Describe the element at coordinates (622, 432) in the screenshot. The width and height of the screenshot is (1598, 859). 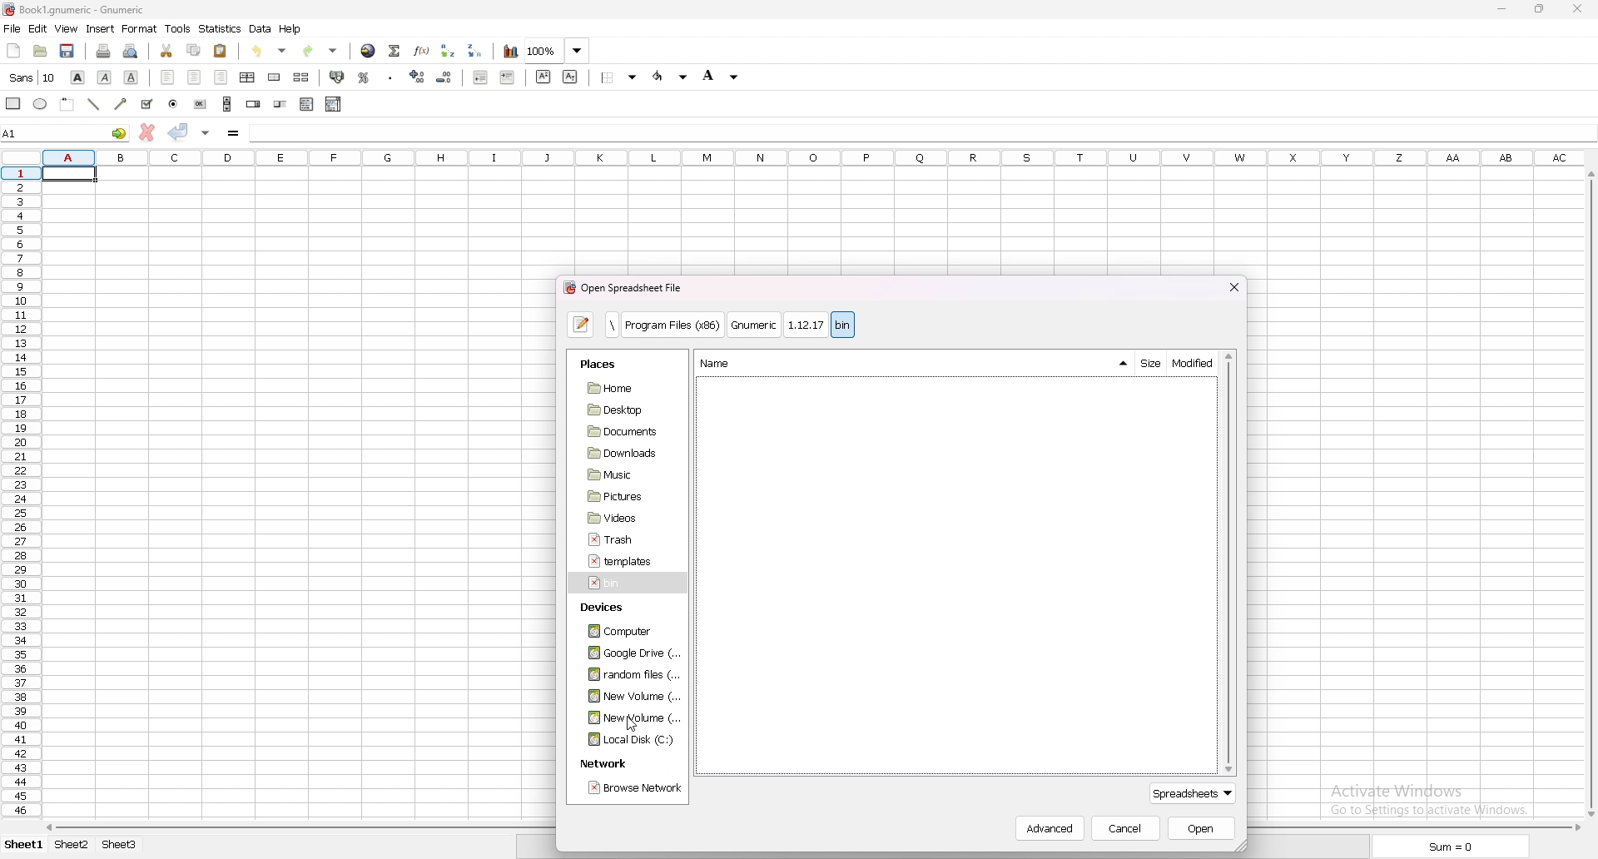
I see `documents` at that location.